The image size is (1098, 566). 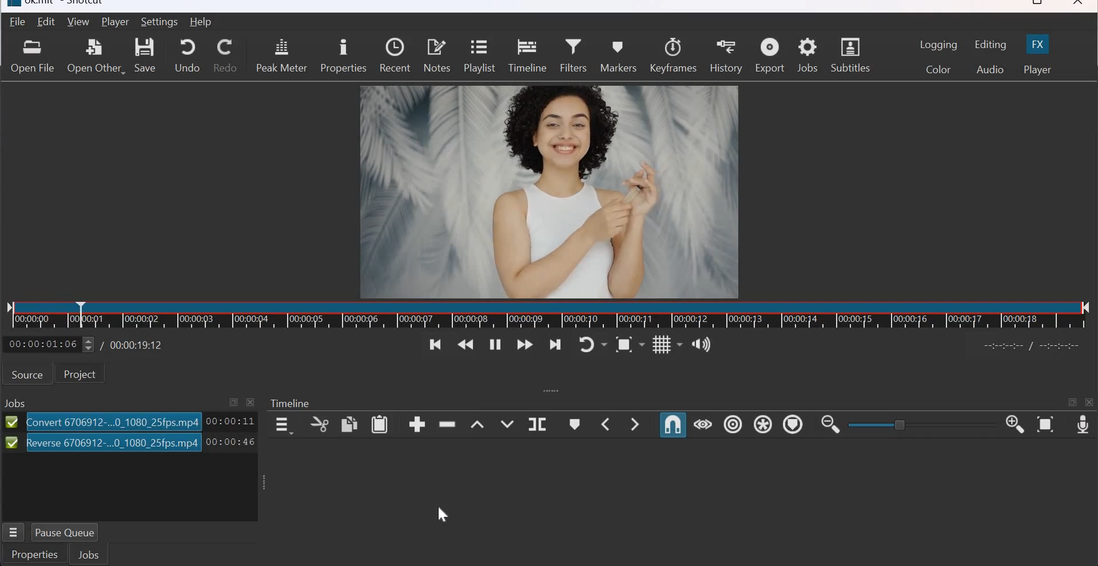 What do you see at coordinates (1015, 425) in the screenshot?
I see `Zoom Timeline in` at bounding box center [1015, 425].